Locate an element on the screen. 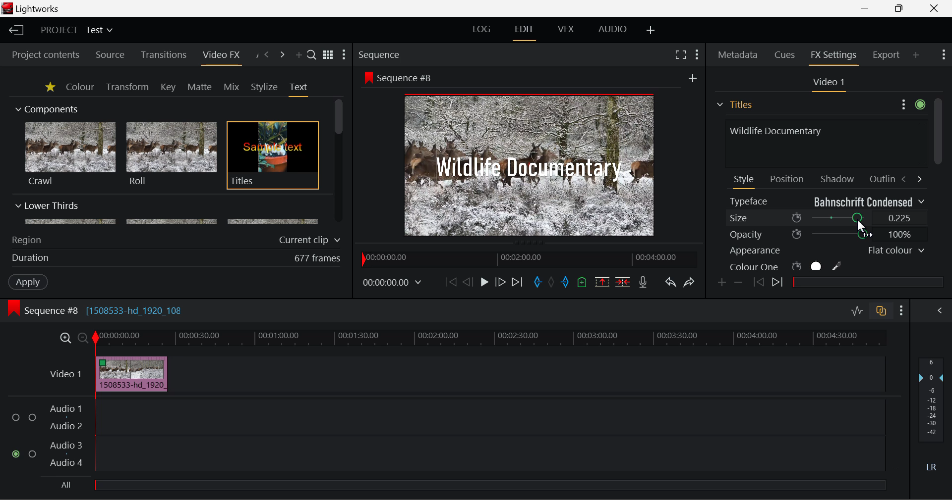 The image size is (952, 500). Components Section is located at coordinates (46, 107).